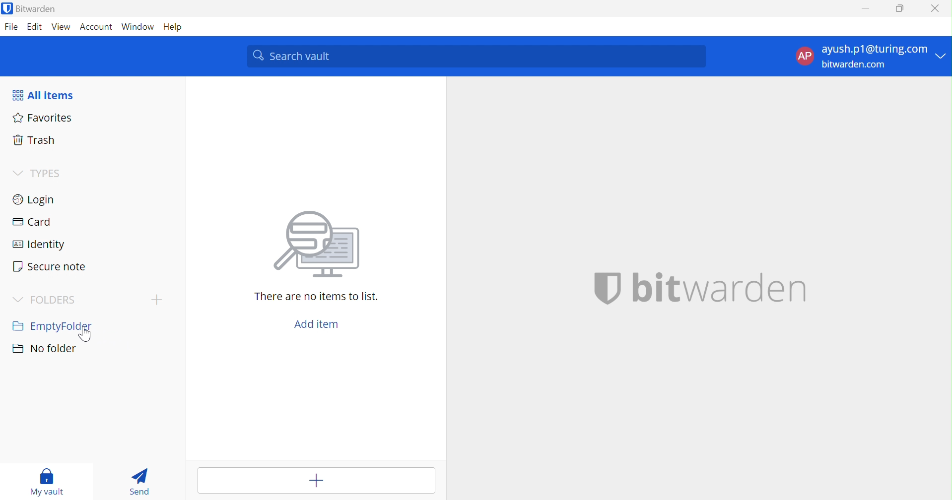 Image resolution: width=952 pixels, height=500 pixels. What do you see at coordinates (598, 288) in the screenshot?
I see `bitwarden logo` at bounding box center [598, 288].